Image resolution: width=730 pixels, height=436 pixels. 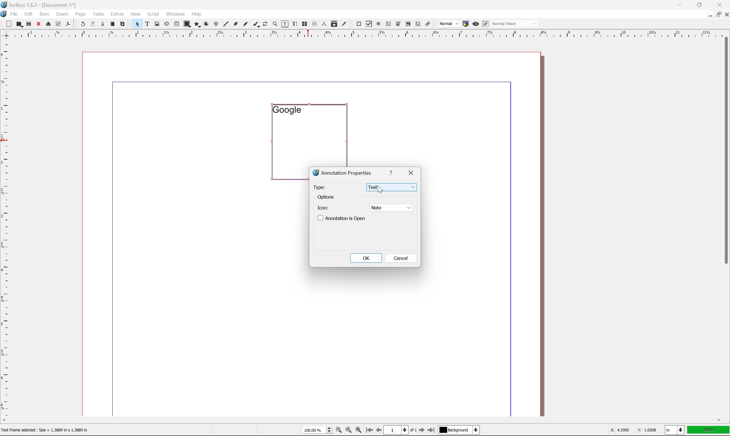 I want to click on save, so click(x=29, y=24).